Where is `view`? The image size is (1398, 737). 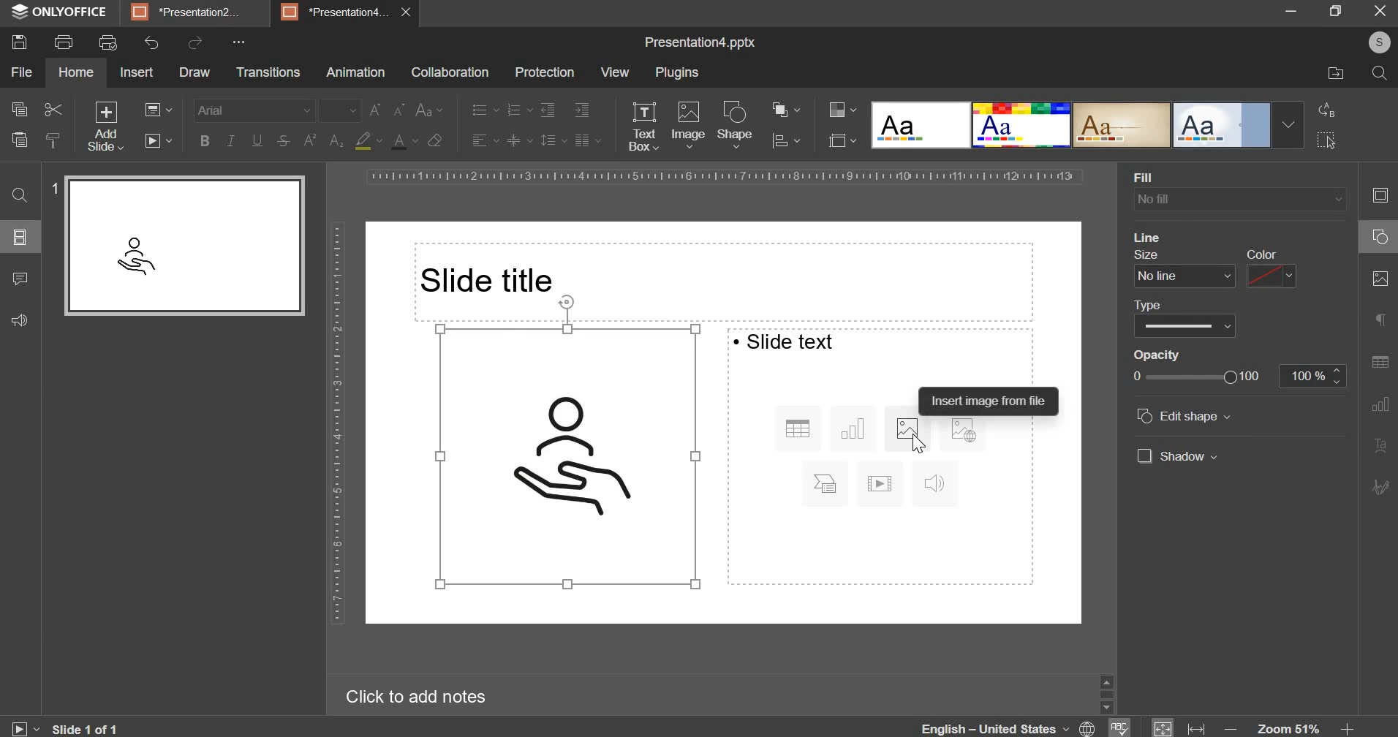
view is located at coordinates (616, 72).